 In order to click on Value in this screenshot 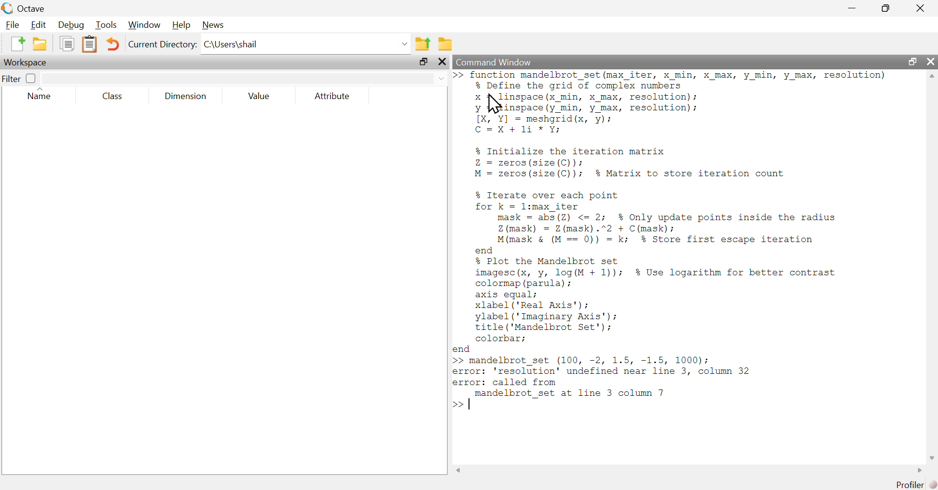, I will do `click(260, 97)`.